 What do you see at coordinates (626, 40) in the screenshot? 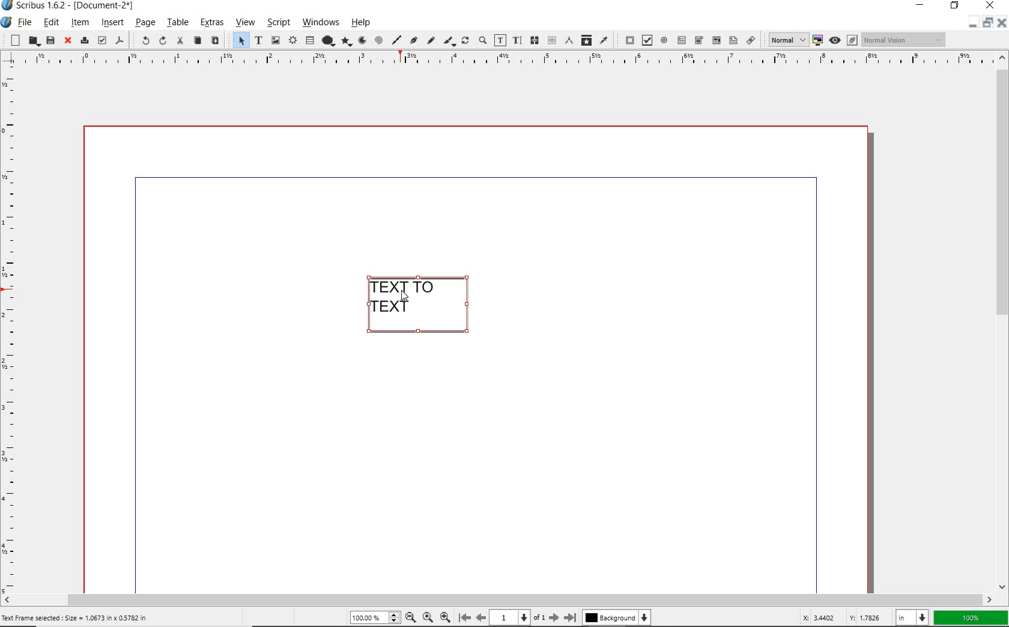
I see `pdf push button` at bounding box center [626, 40].